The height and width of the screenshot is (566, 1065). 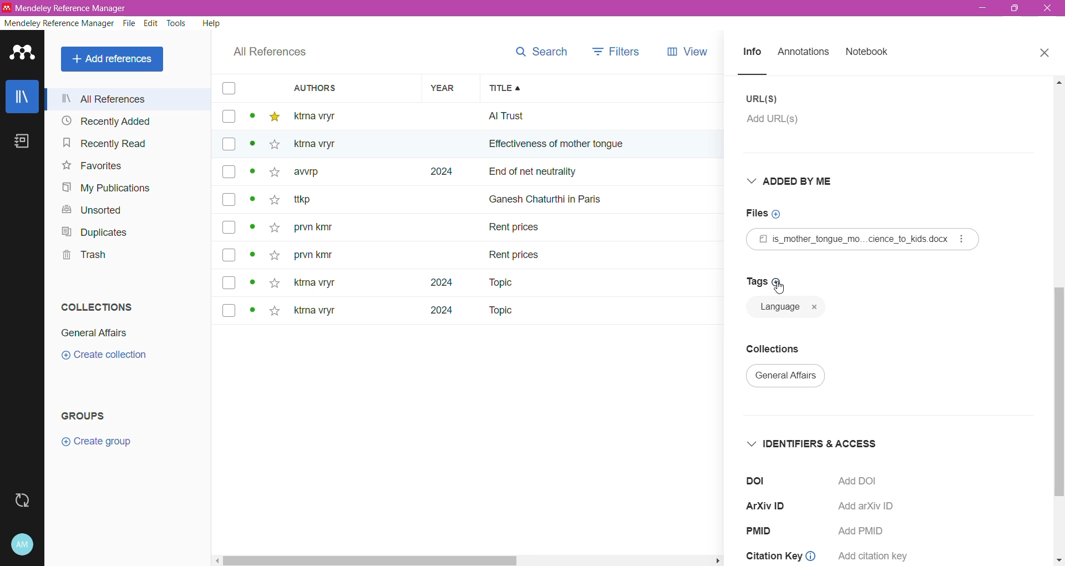 What do you see at coordinates (322, 144) in the screenshot?
I see `` at bounding box center [322, 144].